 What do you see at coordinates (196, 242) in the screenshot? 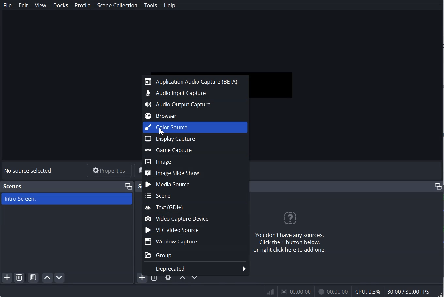
I see `Window Capture` at bounding box center [196, 242].